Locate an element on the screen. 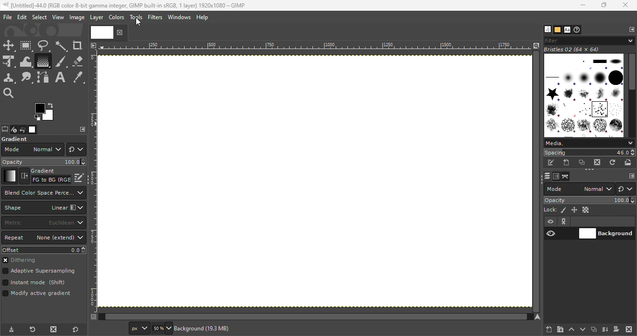 Image resolution: width=637 pixels, height=336 pixels. Lower this layer one step in the layer stack is located at coordinates (582, 329).